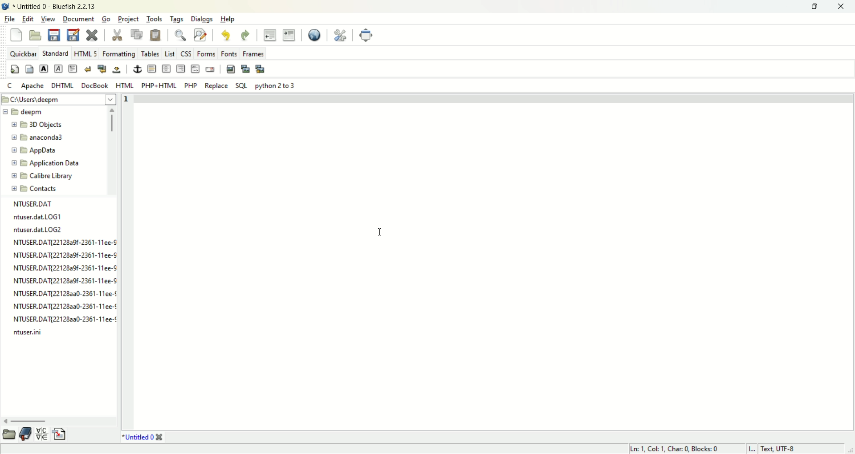 Image resolution: width=855 pixels, height=454 pixels. What do you see at coordinates (789, 449) in the screenshot?
I see `character encoding` at bounding box center [789, 449].